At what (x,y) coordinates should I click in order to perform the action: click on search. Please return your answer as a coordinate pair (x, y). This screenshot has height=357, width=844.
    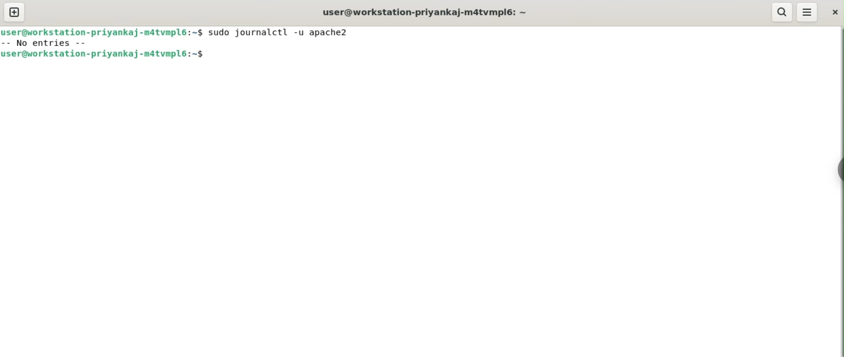
    Looking at the image, I should click on (782, 12).